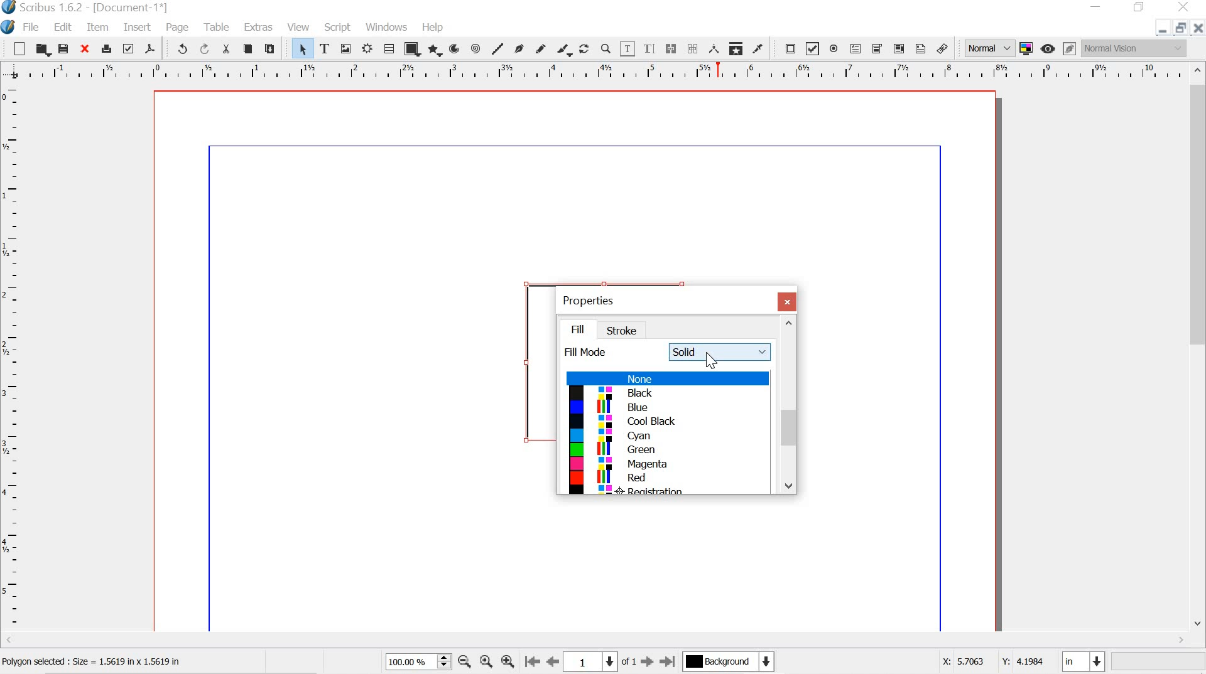 The width and height of the screenshot is (1206, 674). What do you see at coordinates (12, 358) in the screenshot?
I see `ruler` at bounding box center [12, 358].